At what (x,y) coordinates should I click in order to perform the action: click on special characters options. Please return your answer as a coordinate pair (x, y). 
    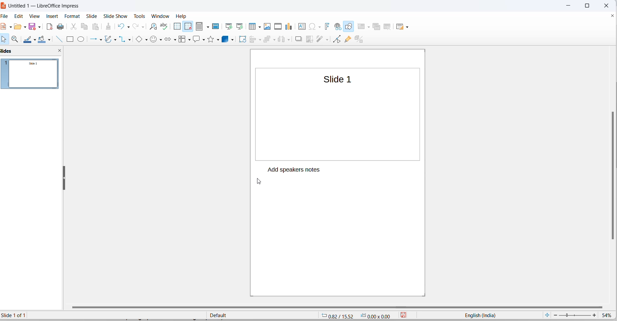
    Looking at the image, I should click on (319, 26).